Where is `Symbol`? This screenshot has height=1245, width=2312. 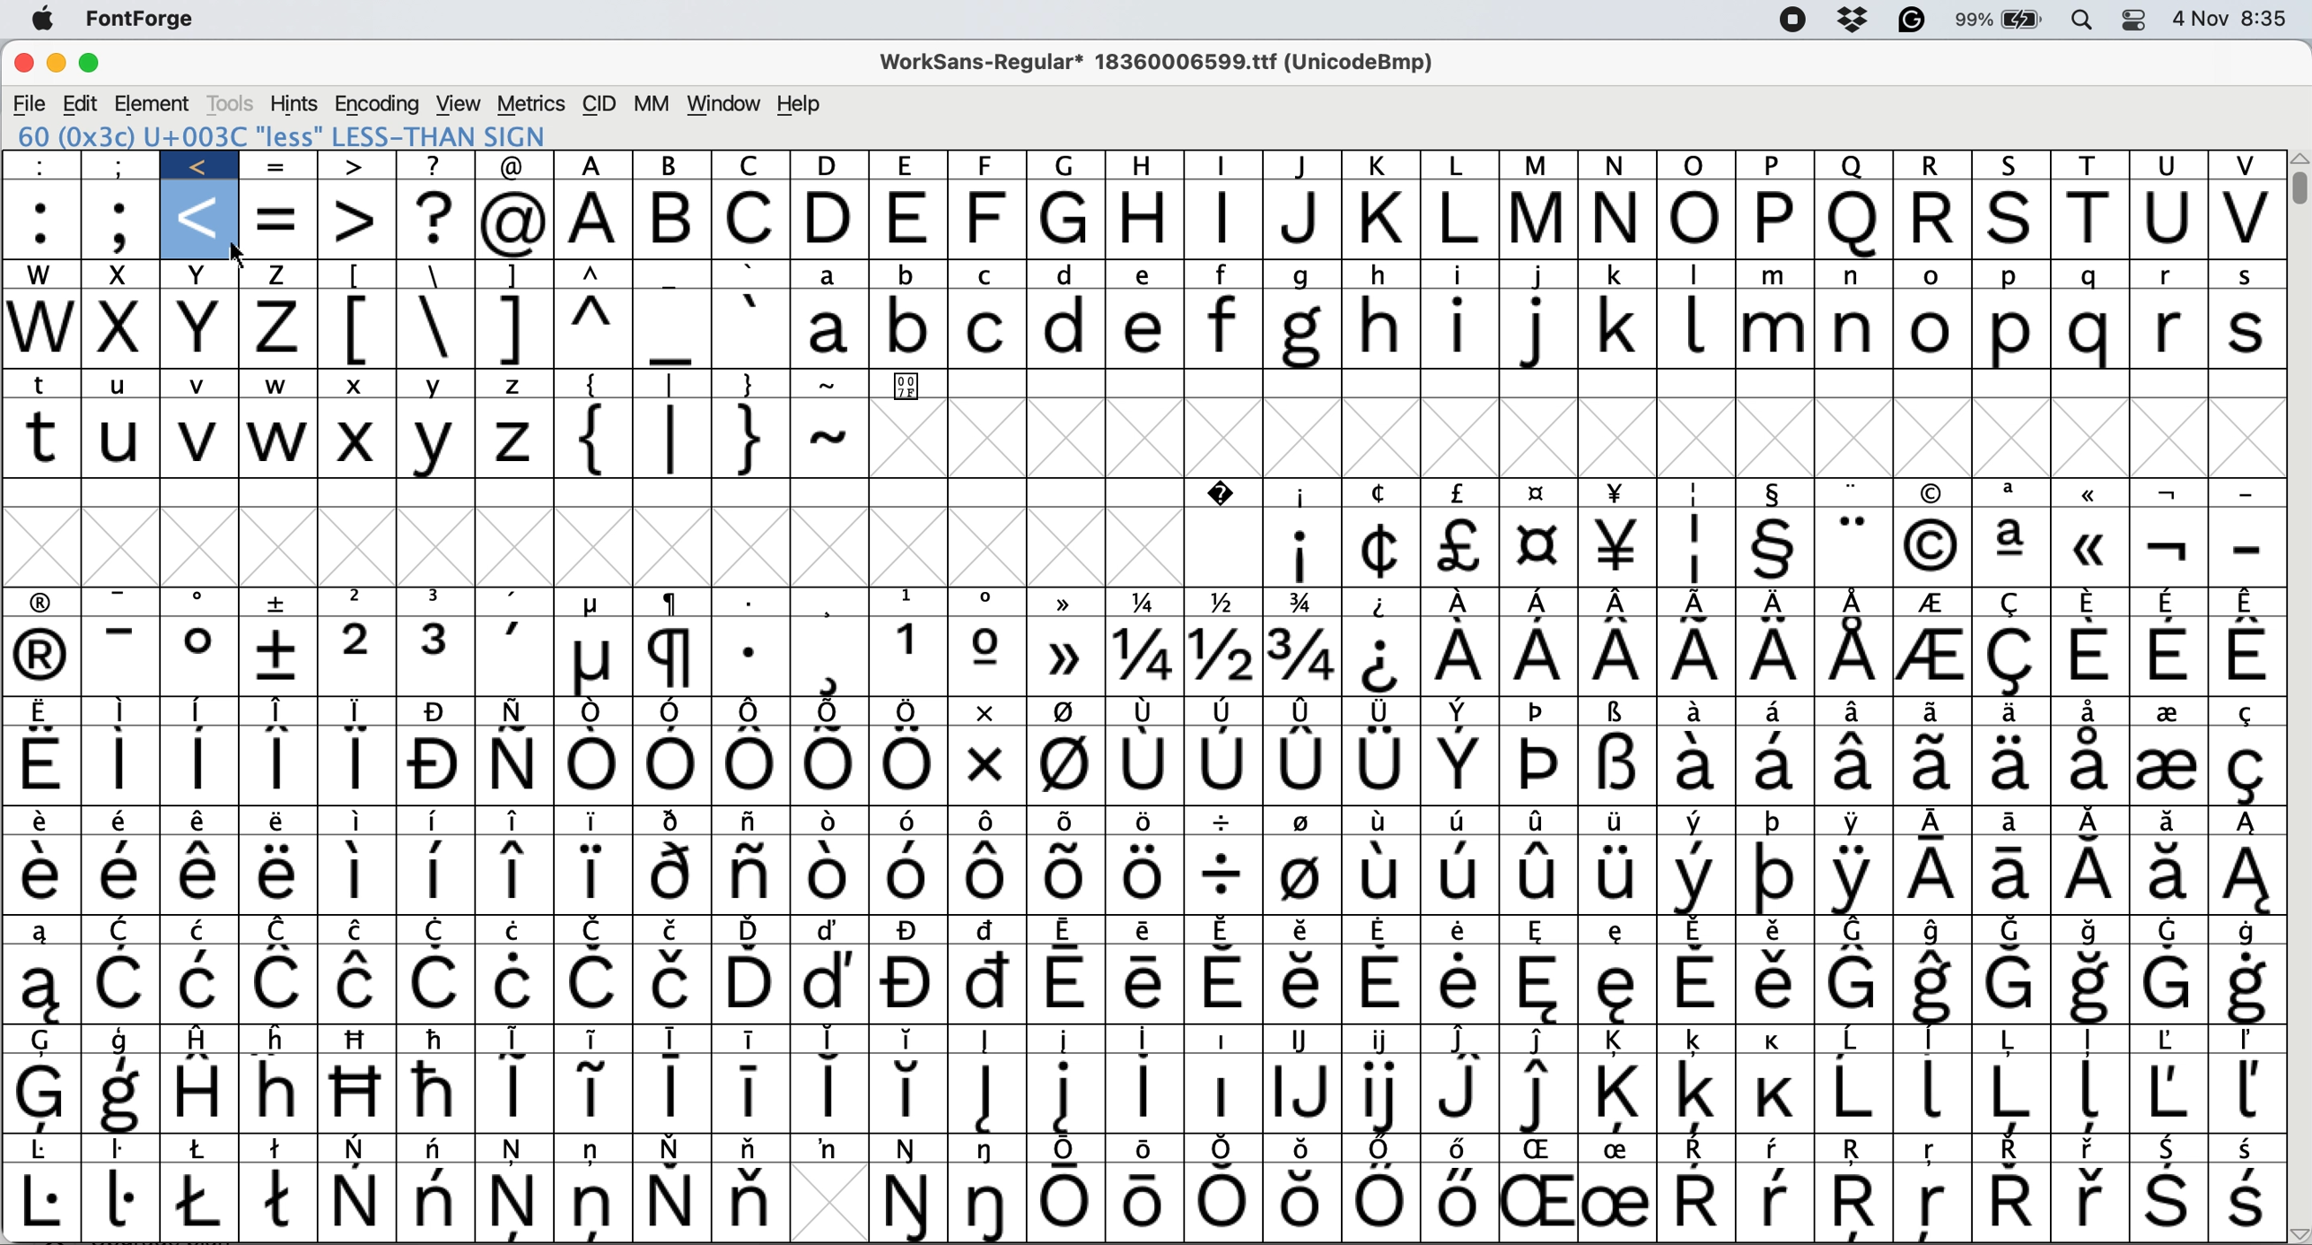
Symbol is located at coordinates (2168, 1149).